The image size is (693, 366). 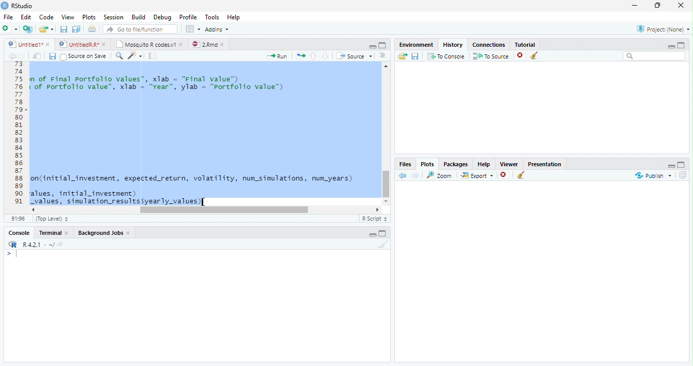 What do you see at coordinates (521, 176) in the screenshot?
I see `Clear` at bounding box center [521, 176].